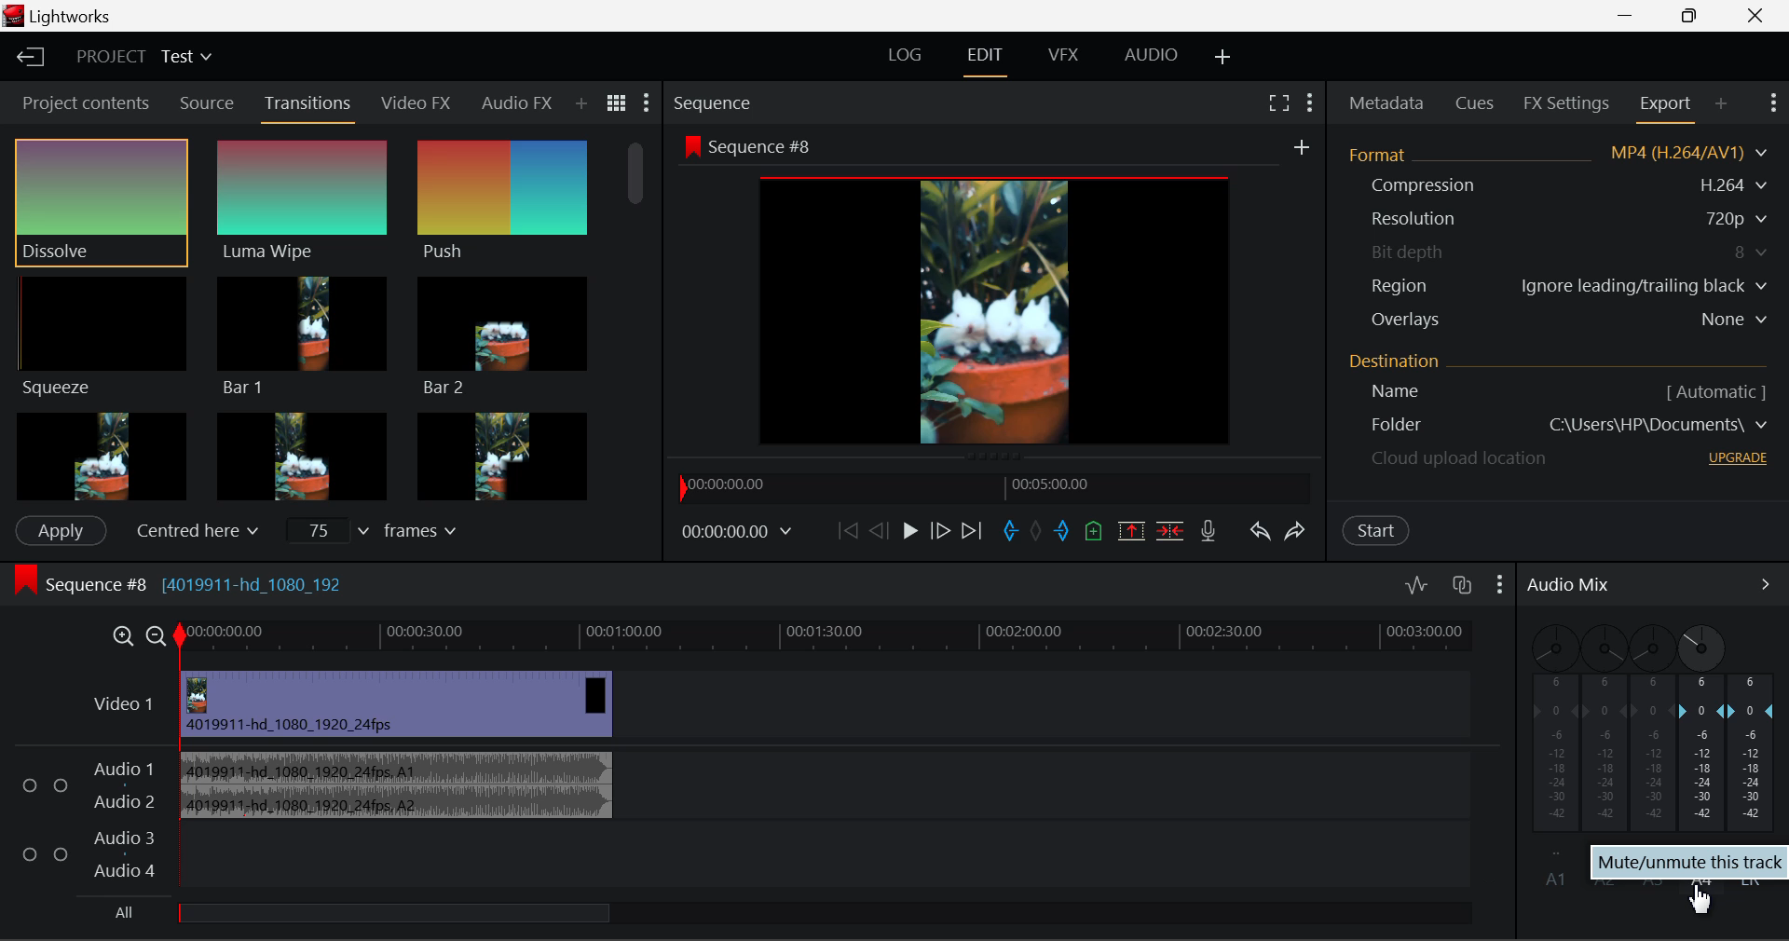 This screenshot has height=941, width=1789. Describe the element at coordinates (989, 59) in the screenshot. I see `EDIT Layout` at that location.